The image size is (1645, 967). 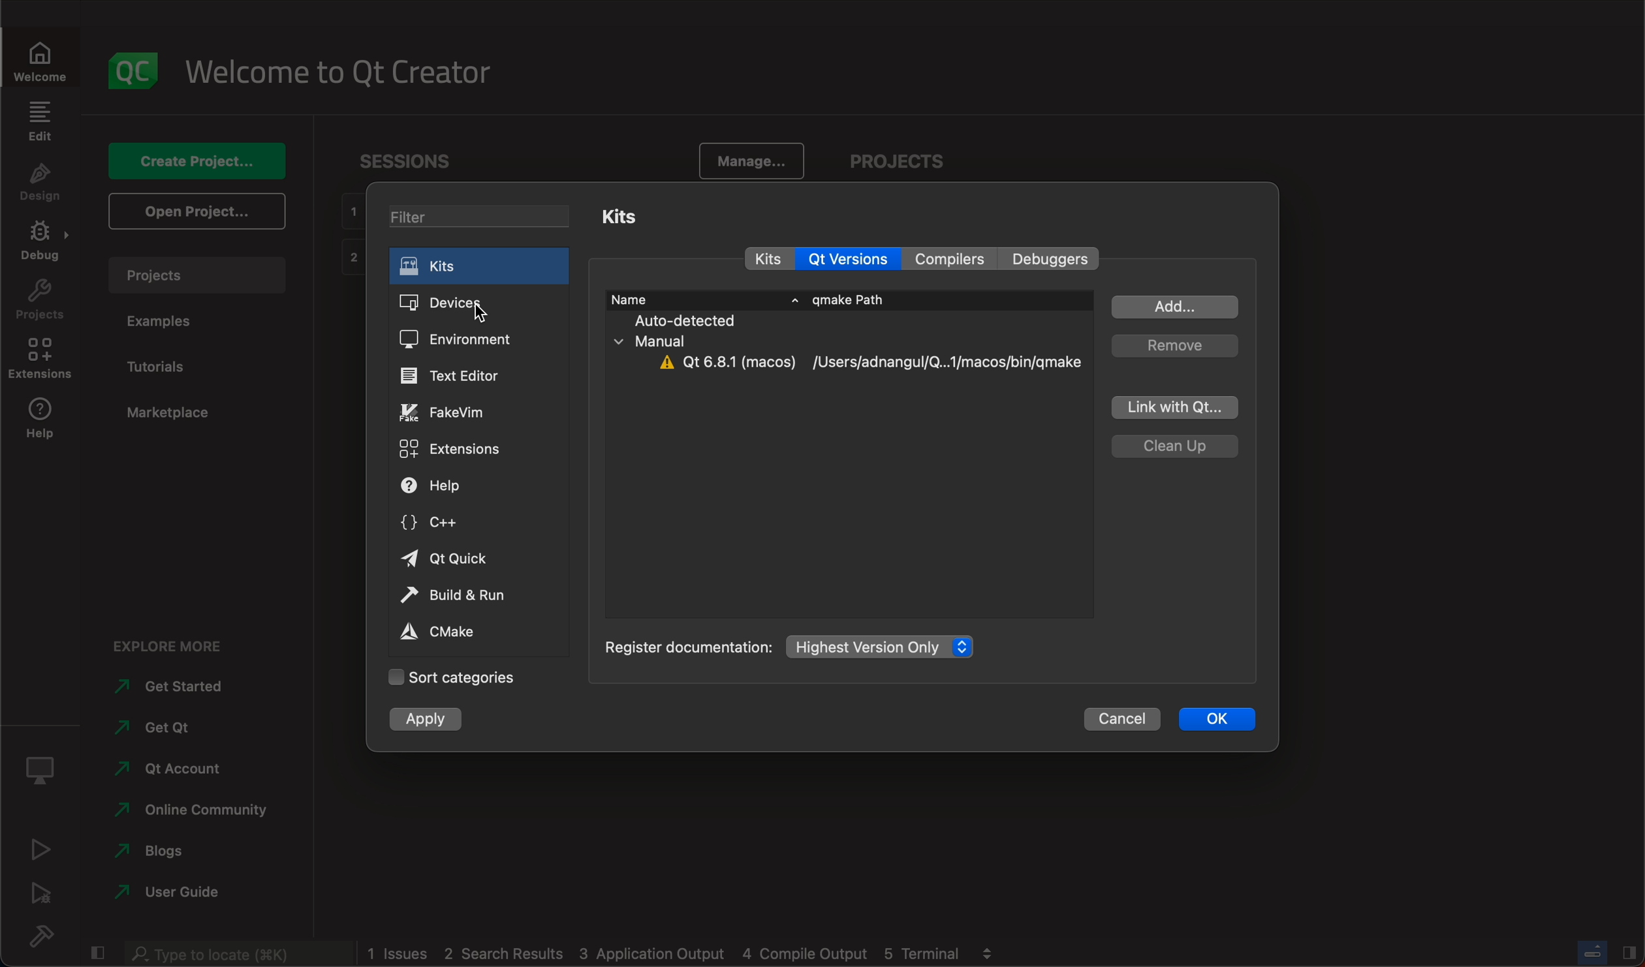 What do you see at coordinates (40, 775) in the screenshot?
I see `kit selector` at bounding box center [40, 775].